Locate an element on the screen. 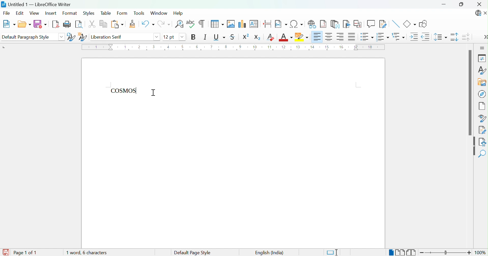  Font Color is located at coordinates (285, 38).